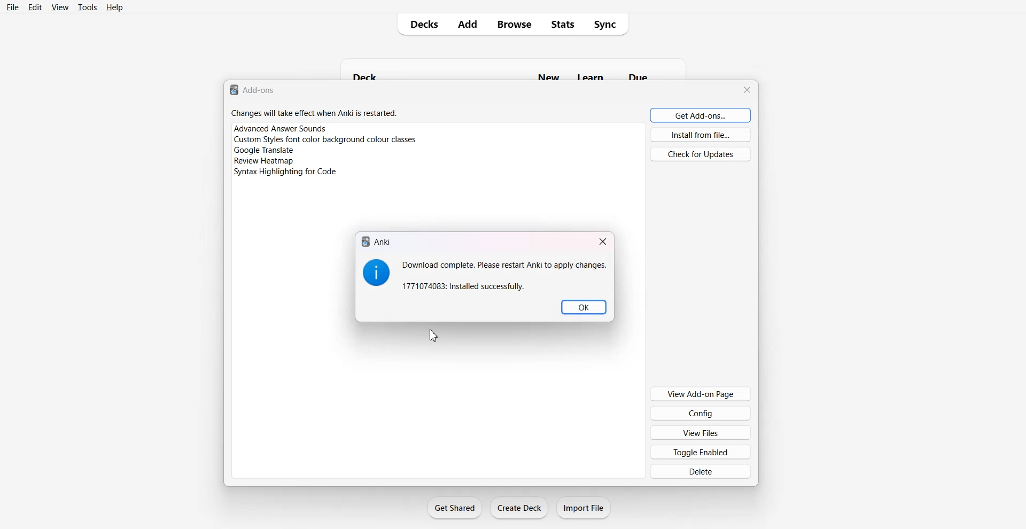 The width and height of the screenshot is (1026, 529). What do you see at coordinates (584, 307) in the screenshot?
I see `OK` at bounding box center [584, 307].